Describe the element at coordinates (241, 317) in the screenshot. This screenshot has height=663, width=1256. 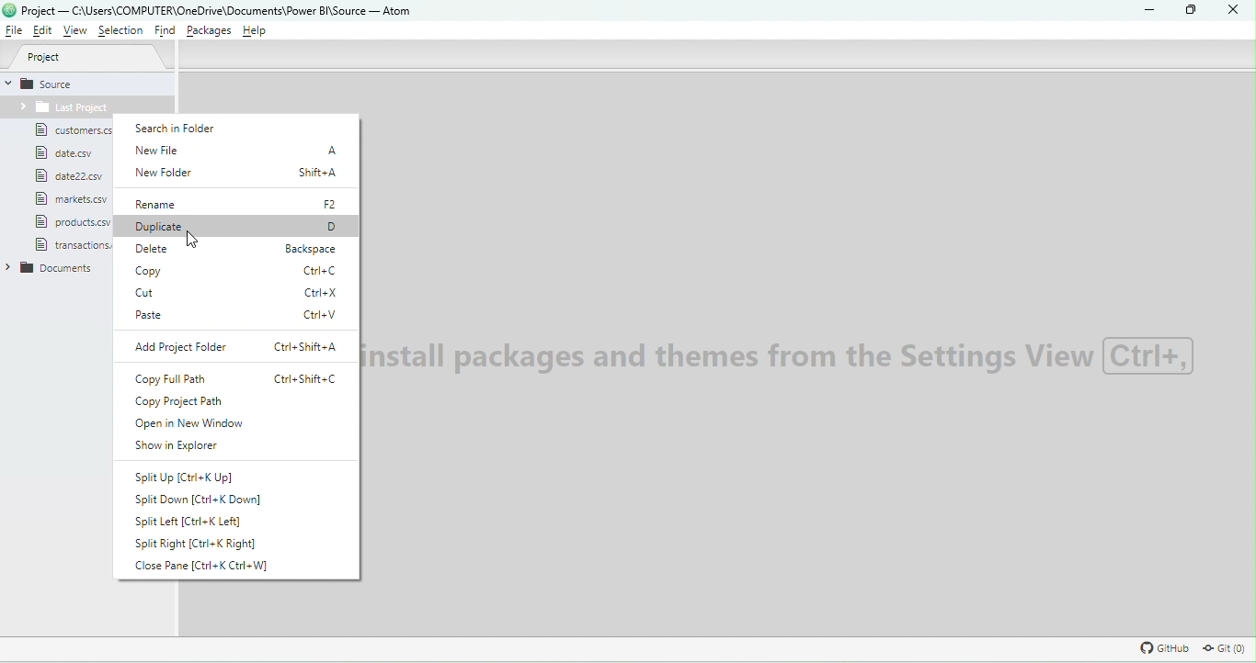
I see `Paste` at that location.